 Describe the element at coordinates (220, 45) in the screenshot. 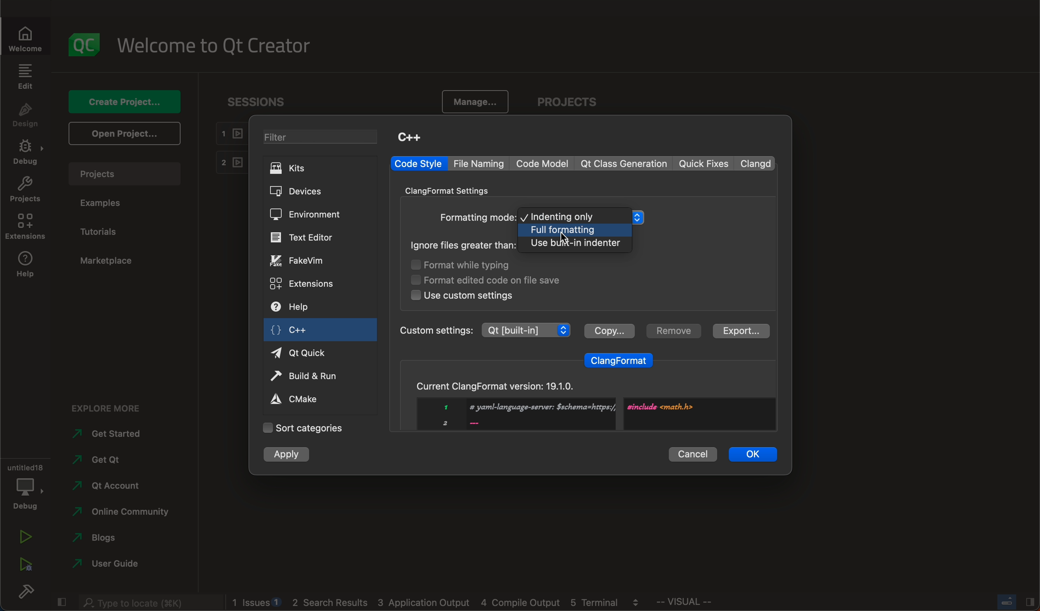

I see `welcome` at that location.